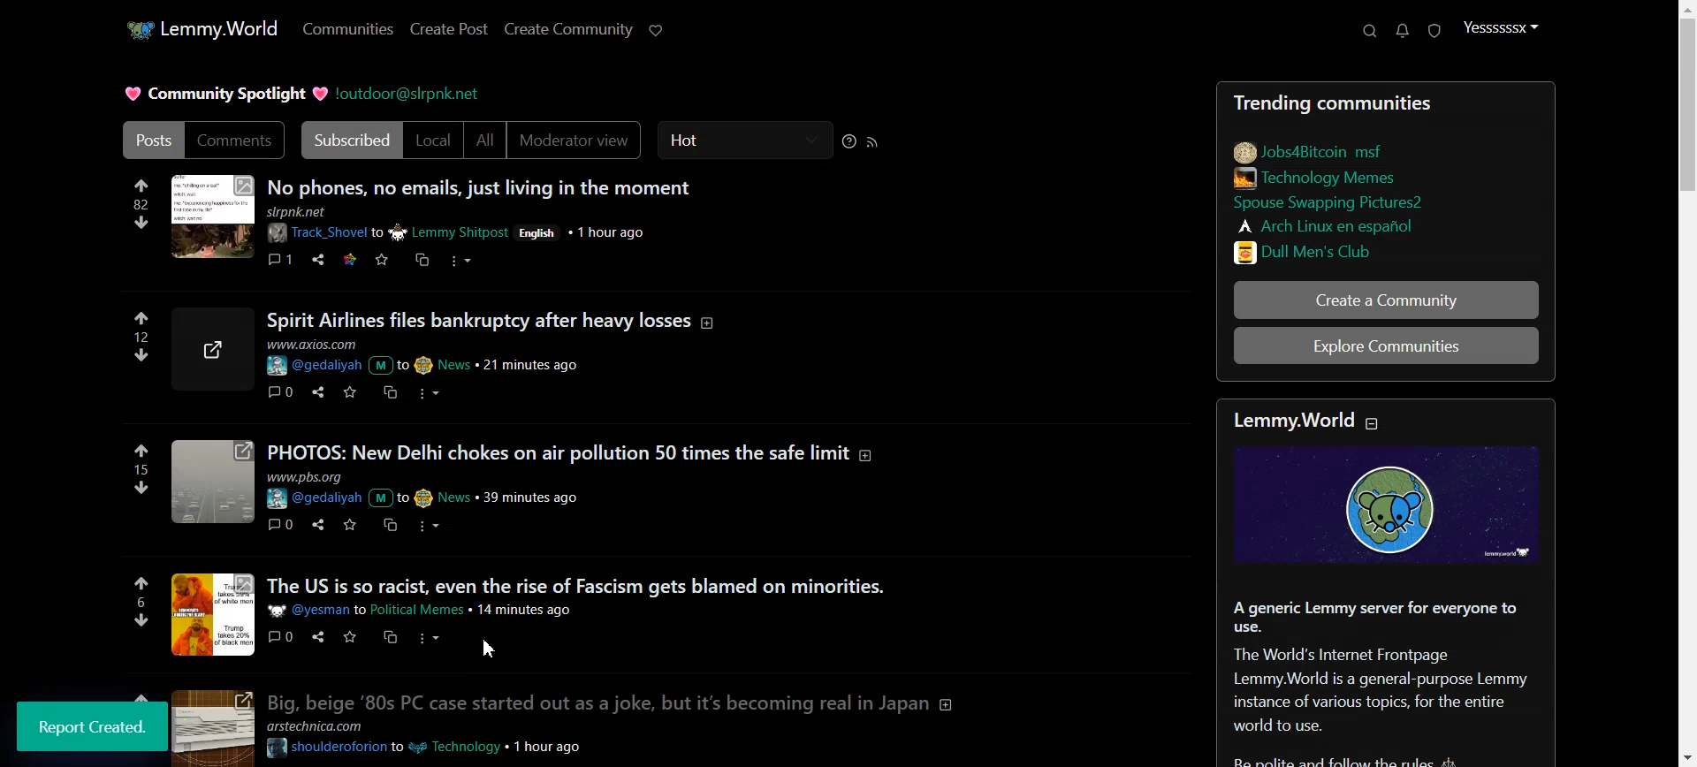  What do you see at coordinates (281, 523) in the screenshot?
I see `comments` at bounding box center [281, 523].